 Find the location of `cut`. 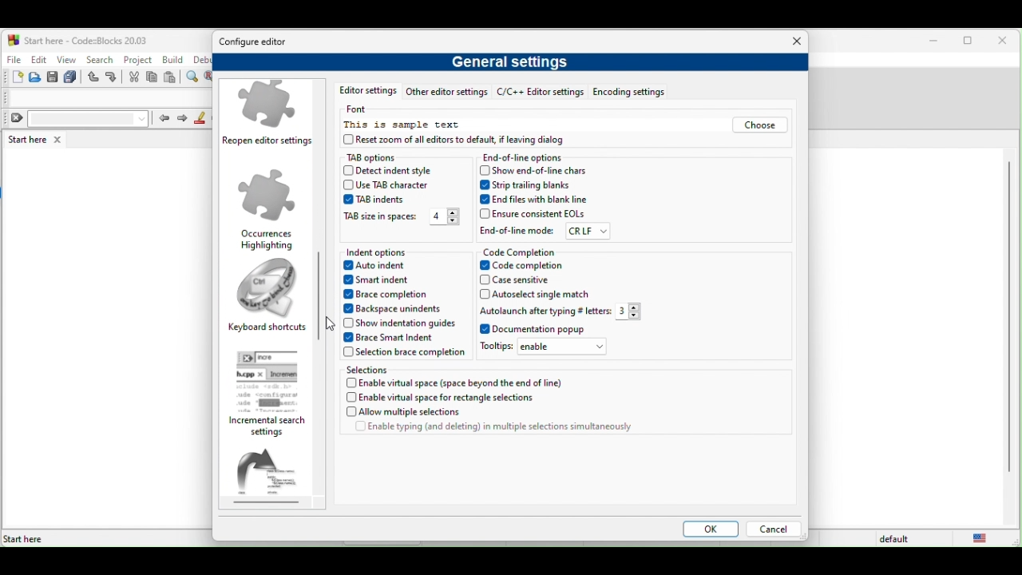

cut is located at coordinates (134, 77).